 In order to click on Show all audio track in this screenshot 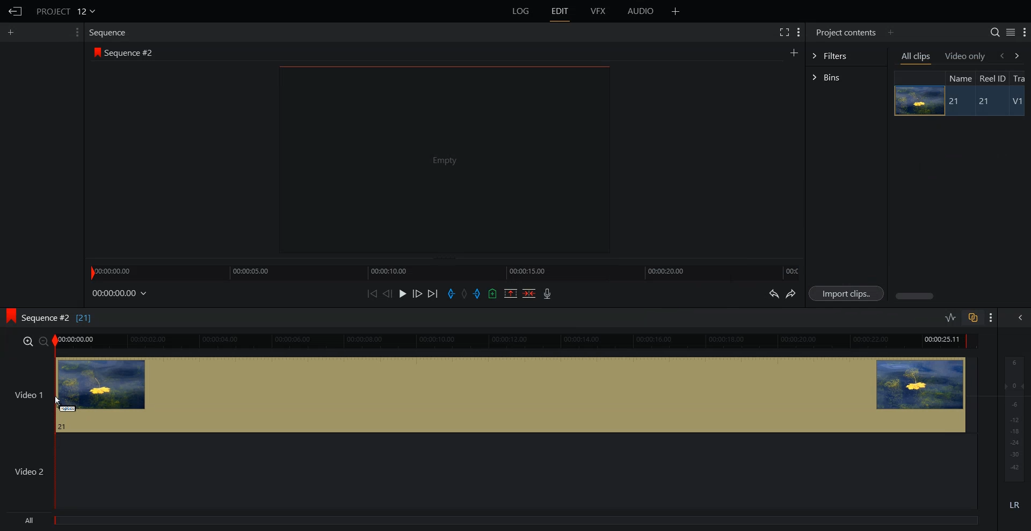, I will do `click(1021, 318)`.